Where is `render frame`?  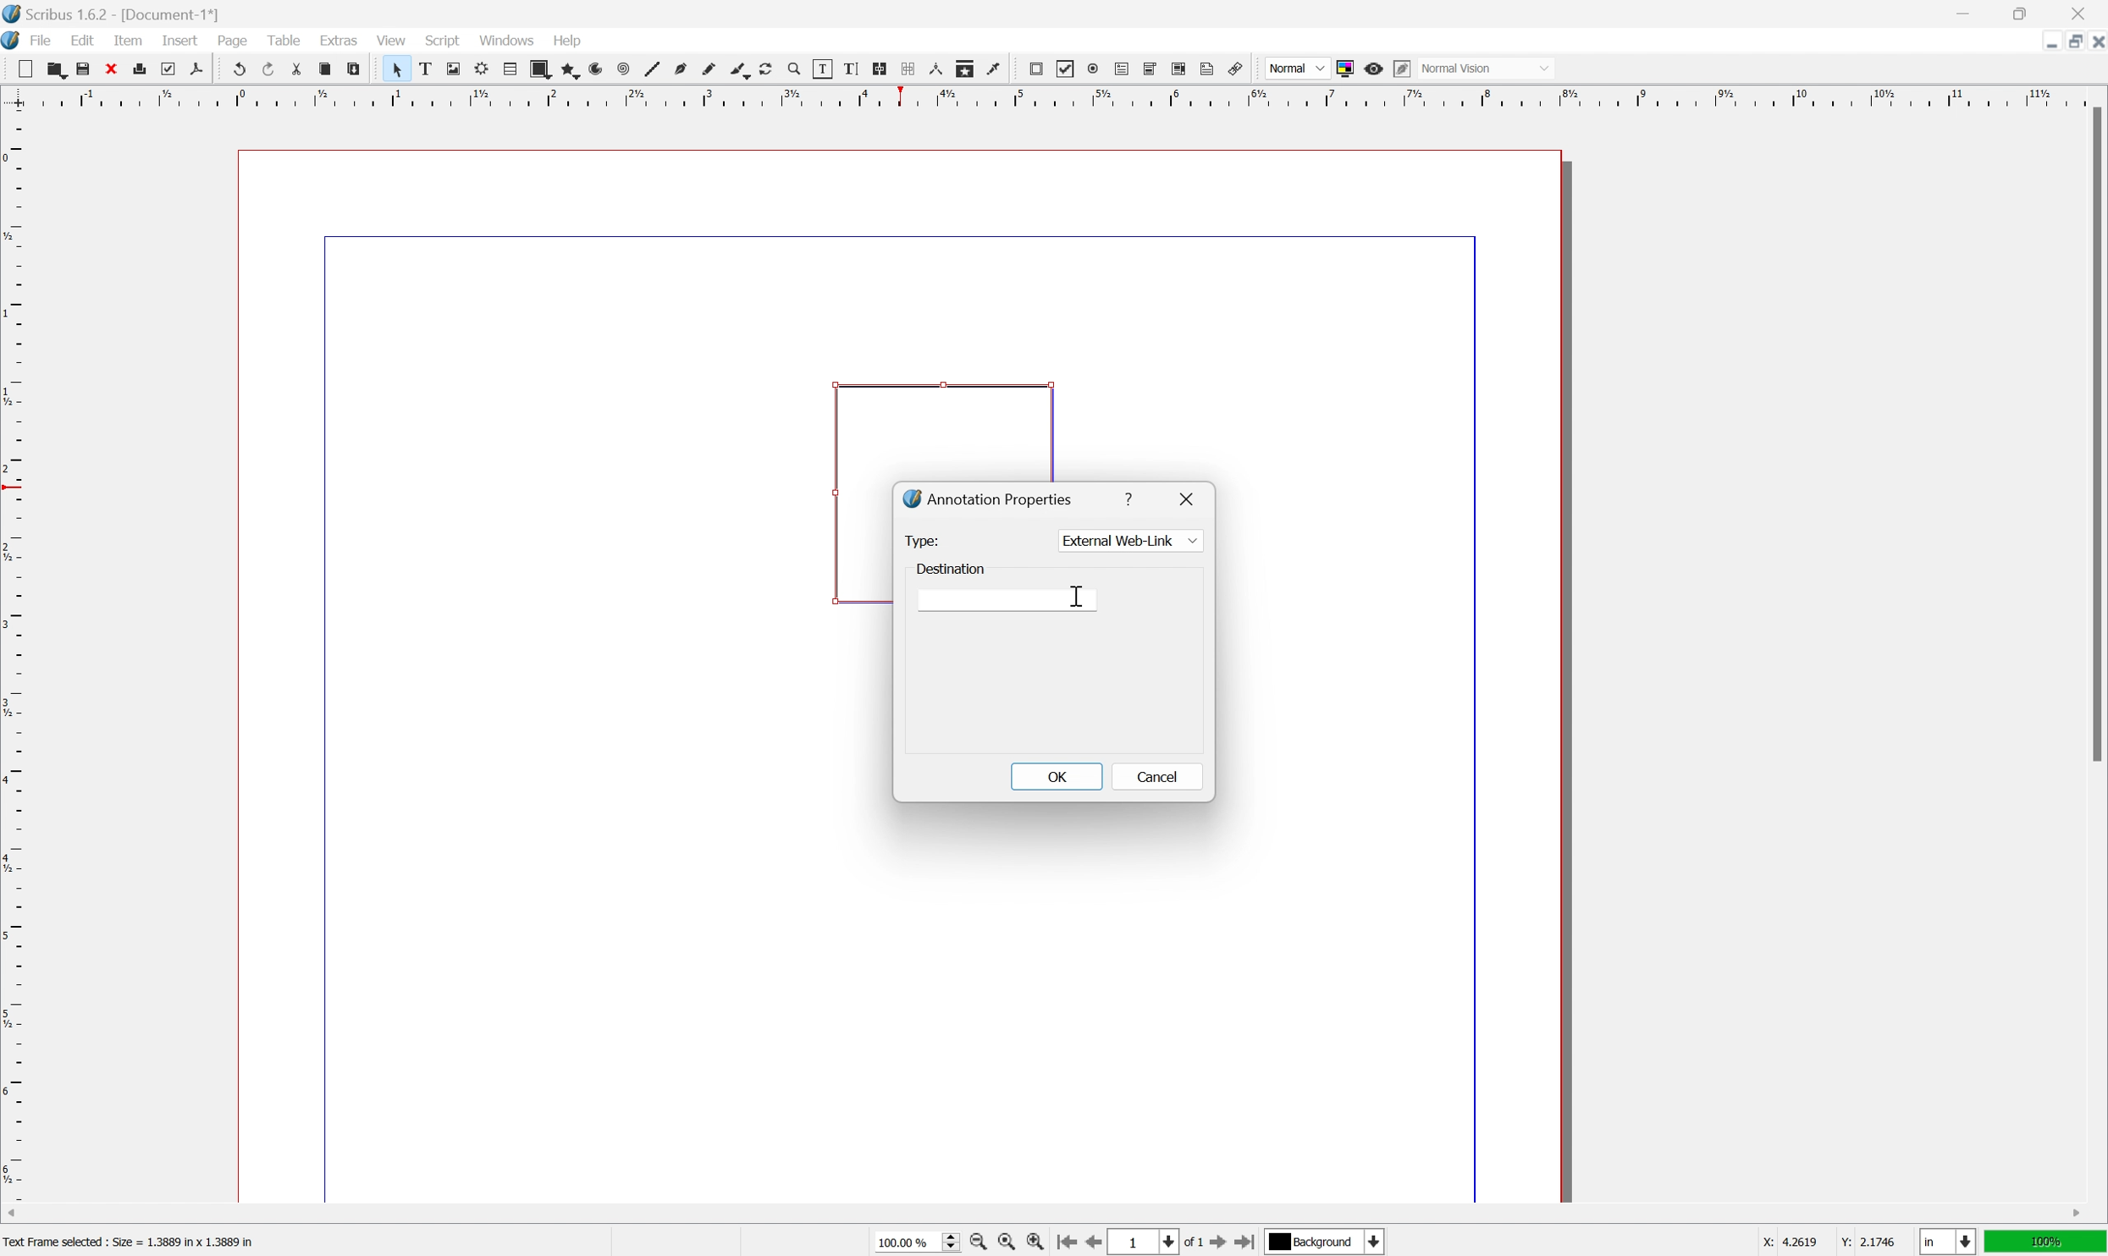
render frame is located at coordinates (483, 69).